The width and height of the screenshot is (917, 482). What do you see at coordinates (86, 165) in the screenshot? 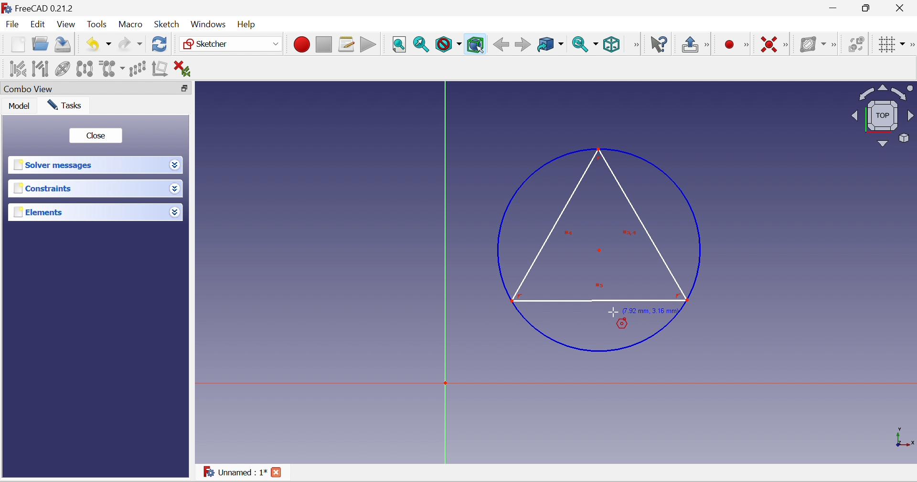
I see `Solver messages` at bounding box center [86, 165].